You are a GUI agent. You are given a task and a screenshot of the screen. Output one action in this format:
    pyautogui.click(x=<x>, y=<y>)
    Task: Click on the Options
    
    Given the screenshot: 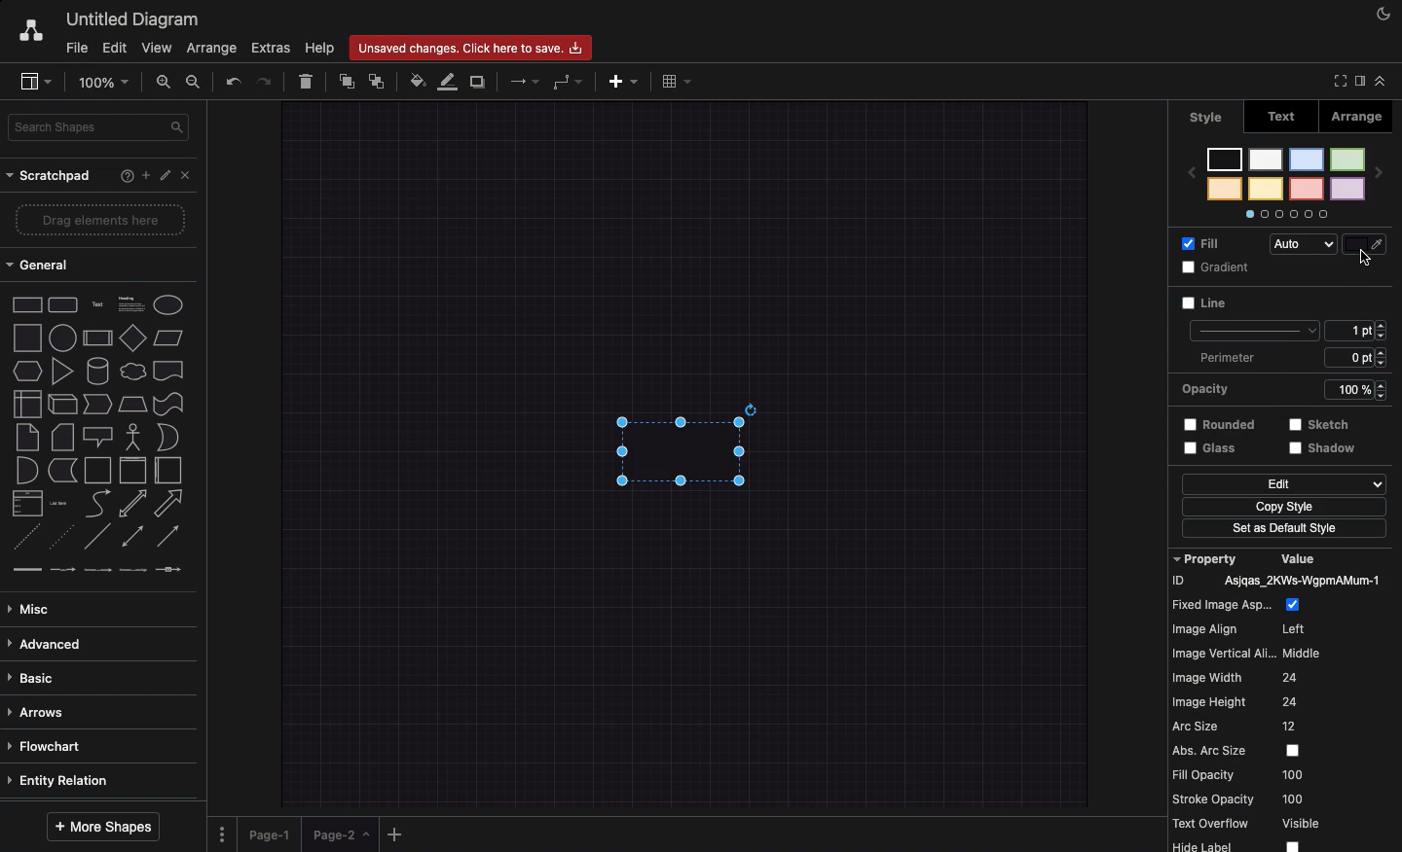 What is the action you would take?
    pyautogui.click(x=222, y=828)
    